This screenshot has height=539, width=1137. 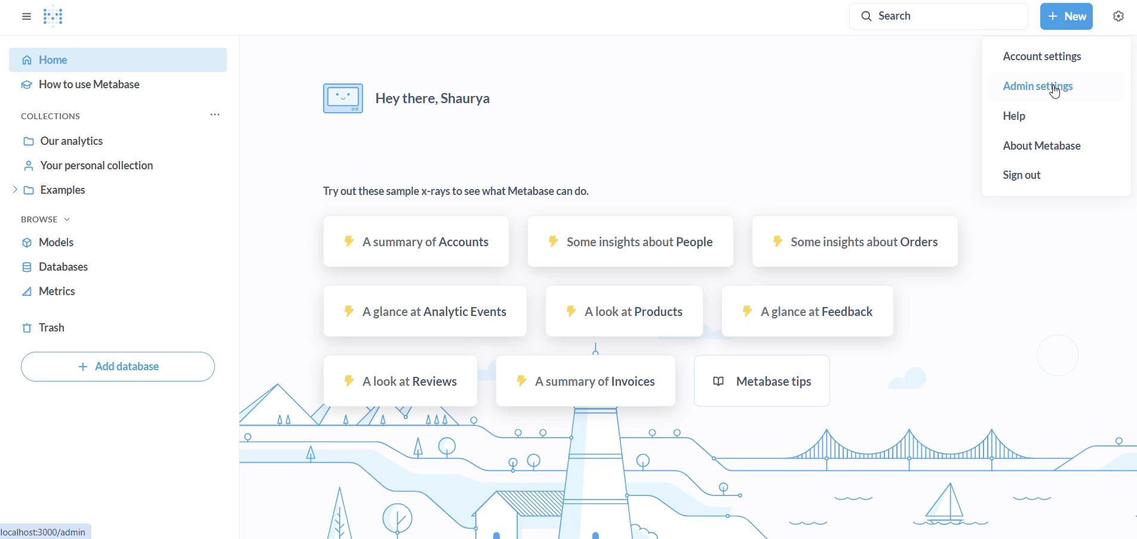 I want to click on about metabse, so click(x=1058, y=145).